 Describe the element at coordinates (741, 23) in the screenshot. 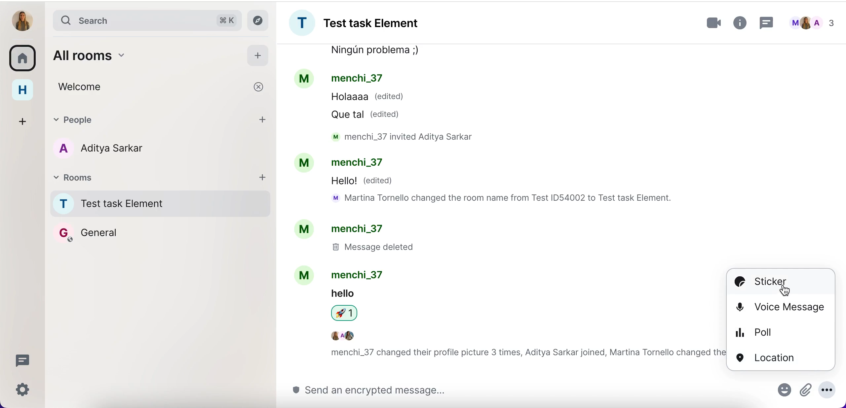

I see `more information` at that location.